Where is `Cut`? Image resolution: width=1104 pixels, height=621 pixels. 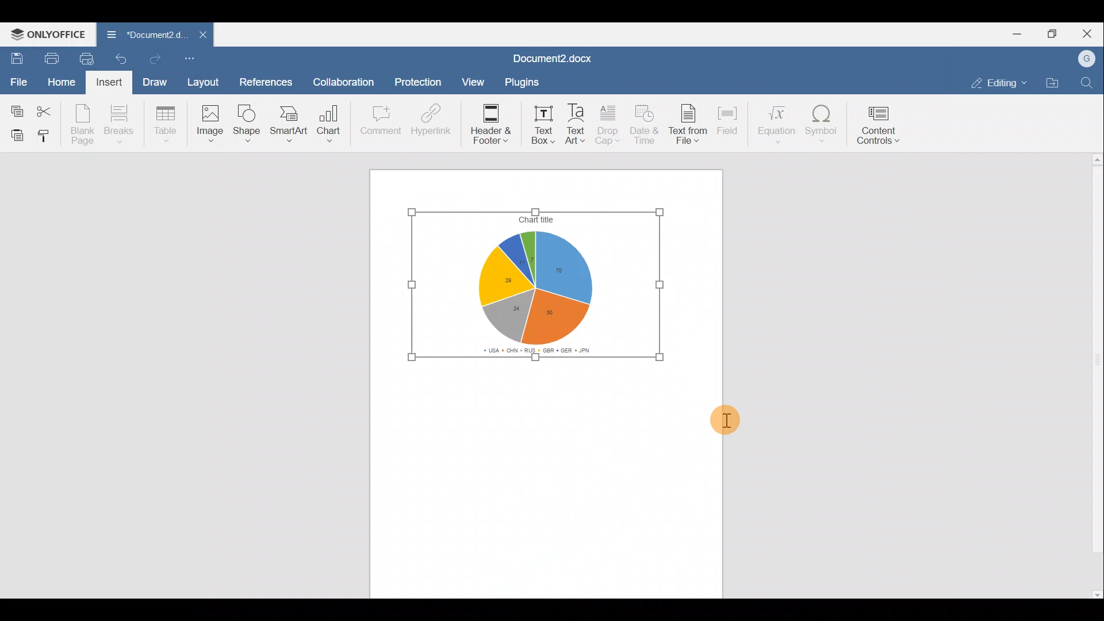 Cut is located at coordinates (45, 110).